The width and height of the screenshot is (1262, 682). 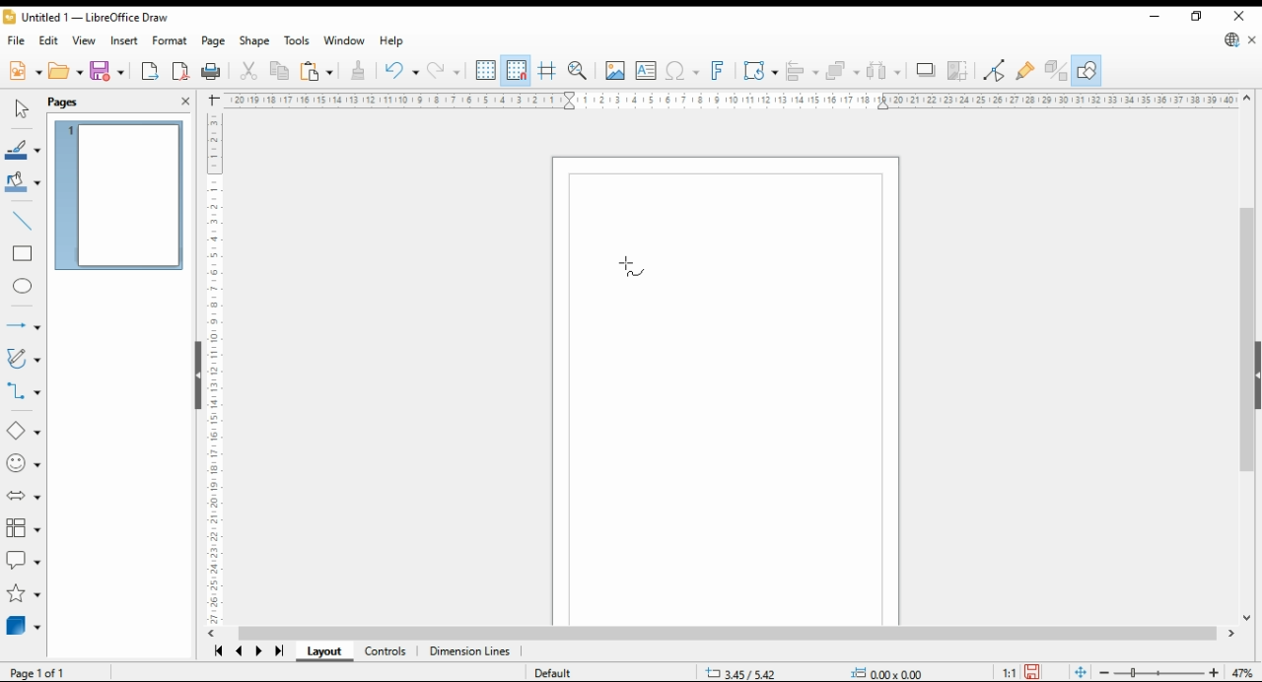 I want to click on select, so click(x=21, y=106).